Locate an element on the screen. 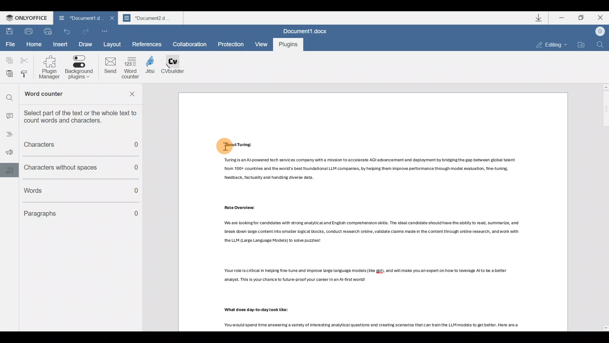 This screenshot has height=343, width=609. words setting is located at coordinates (8, 170).